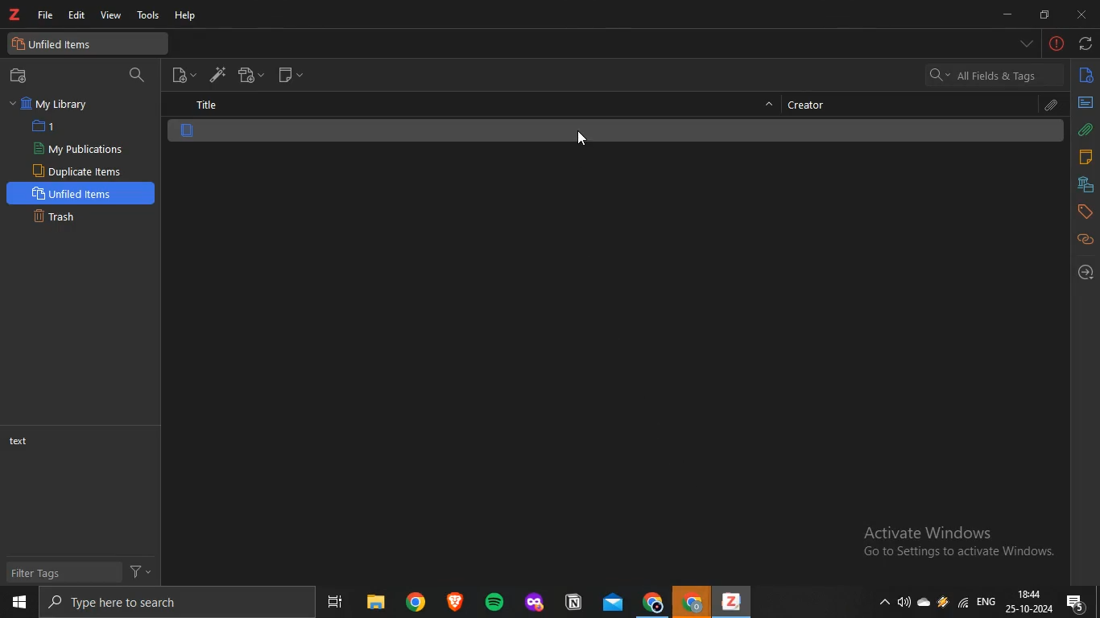  Describe the element at coordinates (82, 193) in the screenshot. I see `unfiled items` at that location.